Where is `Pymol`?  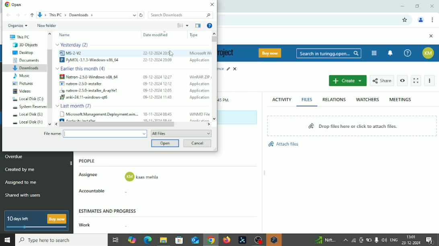 Pymol is located at coordinates (242, 240).